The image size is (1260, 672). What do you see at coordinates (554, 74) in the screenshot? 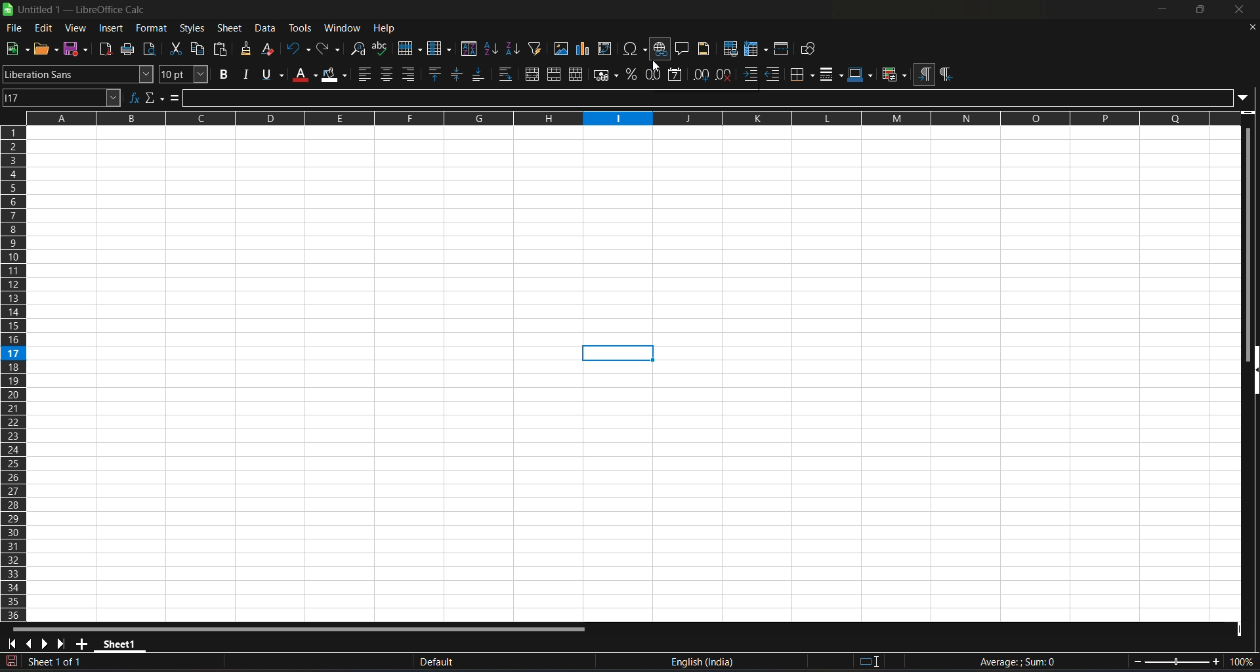
I see `merge cells` at bounding box center [554, 74].